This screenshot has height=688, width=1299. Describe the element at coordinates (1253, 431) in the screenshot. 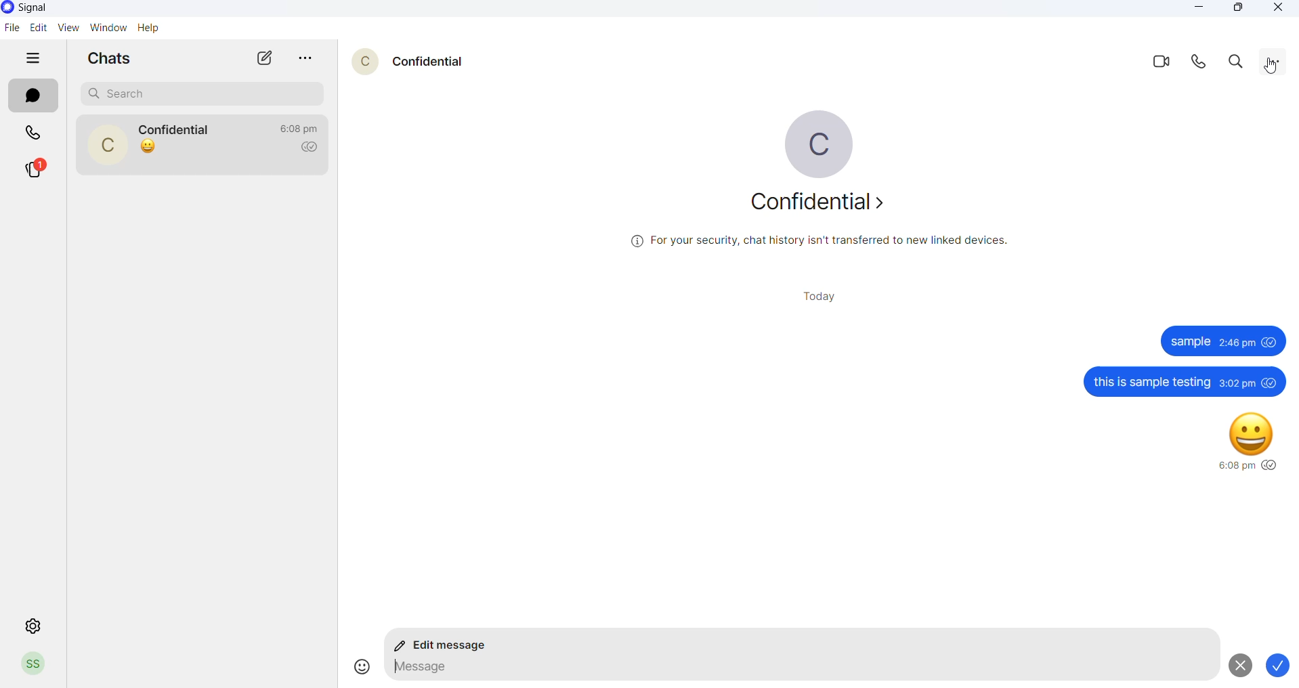

I see `smiley emoji` at that location.